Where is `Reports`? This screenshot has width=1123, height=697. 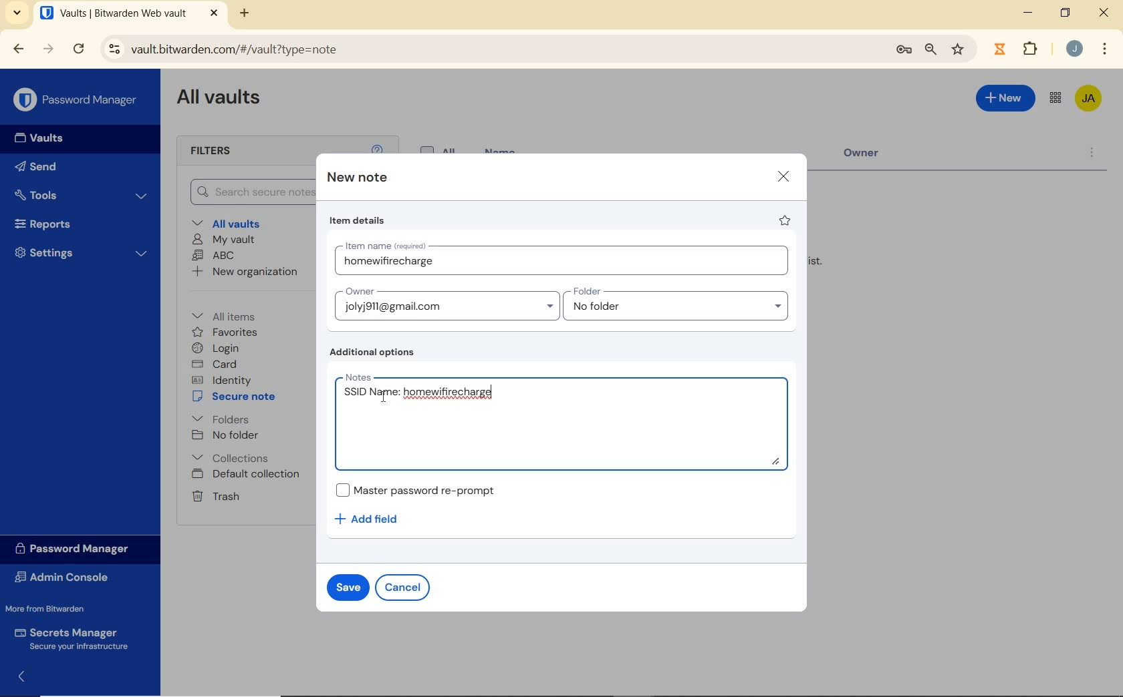 Reports is located at coordinates (76, 222).